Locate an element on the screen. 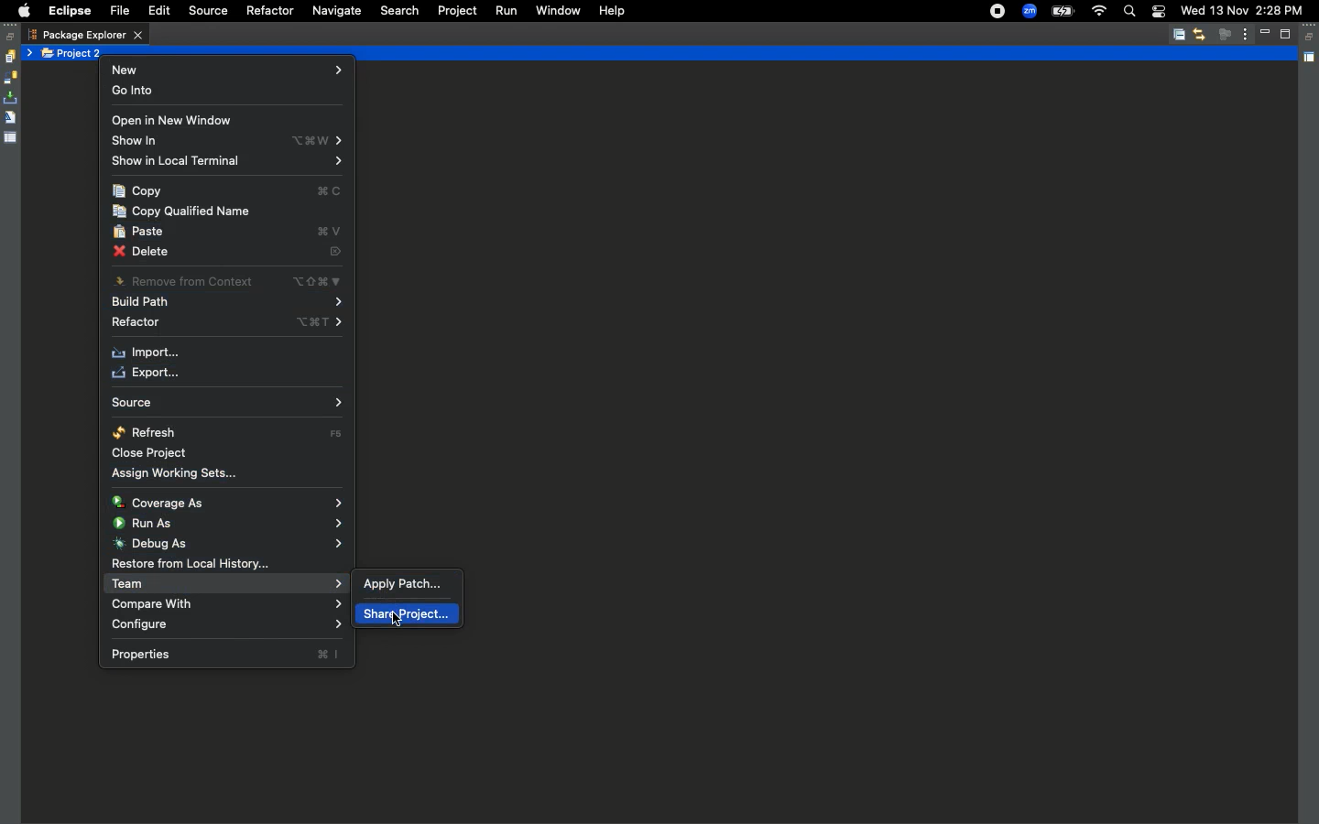 This screenshot has height=824, width=1319. Run as is located at coordinates (230, 522).